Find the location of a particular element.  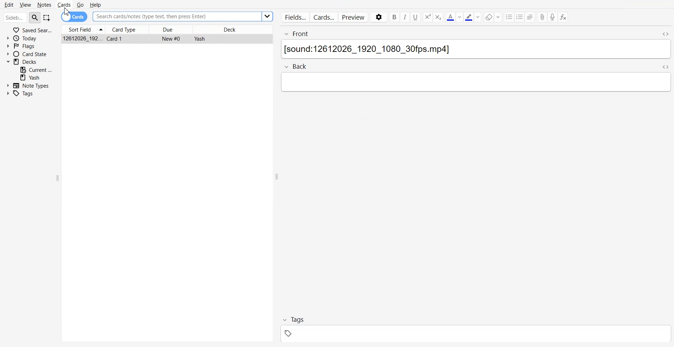

 is located at coordinates (267, 17).